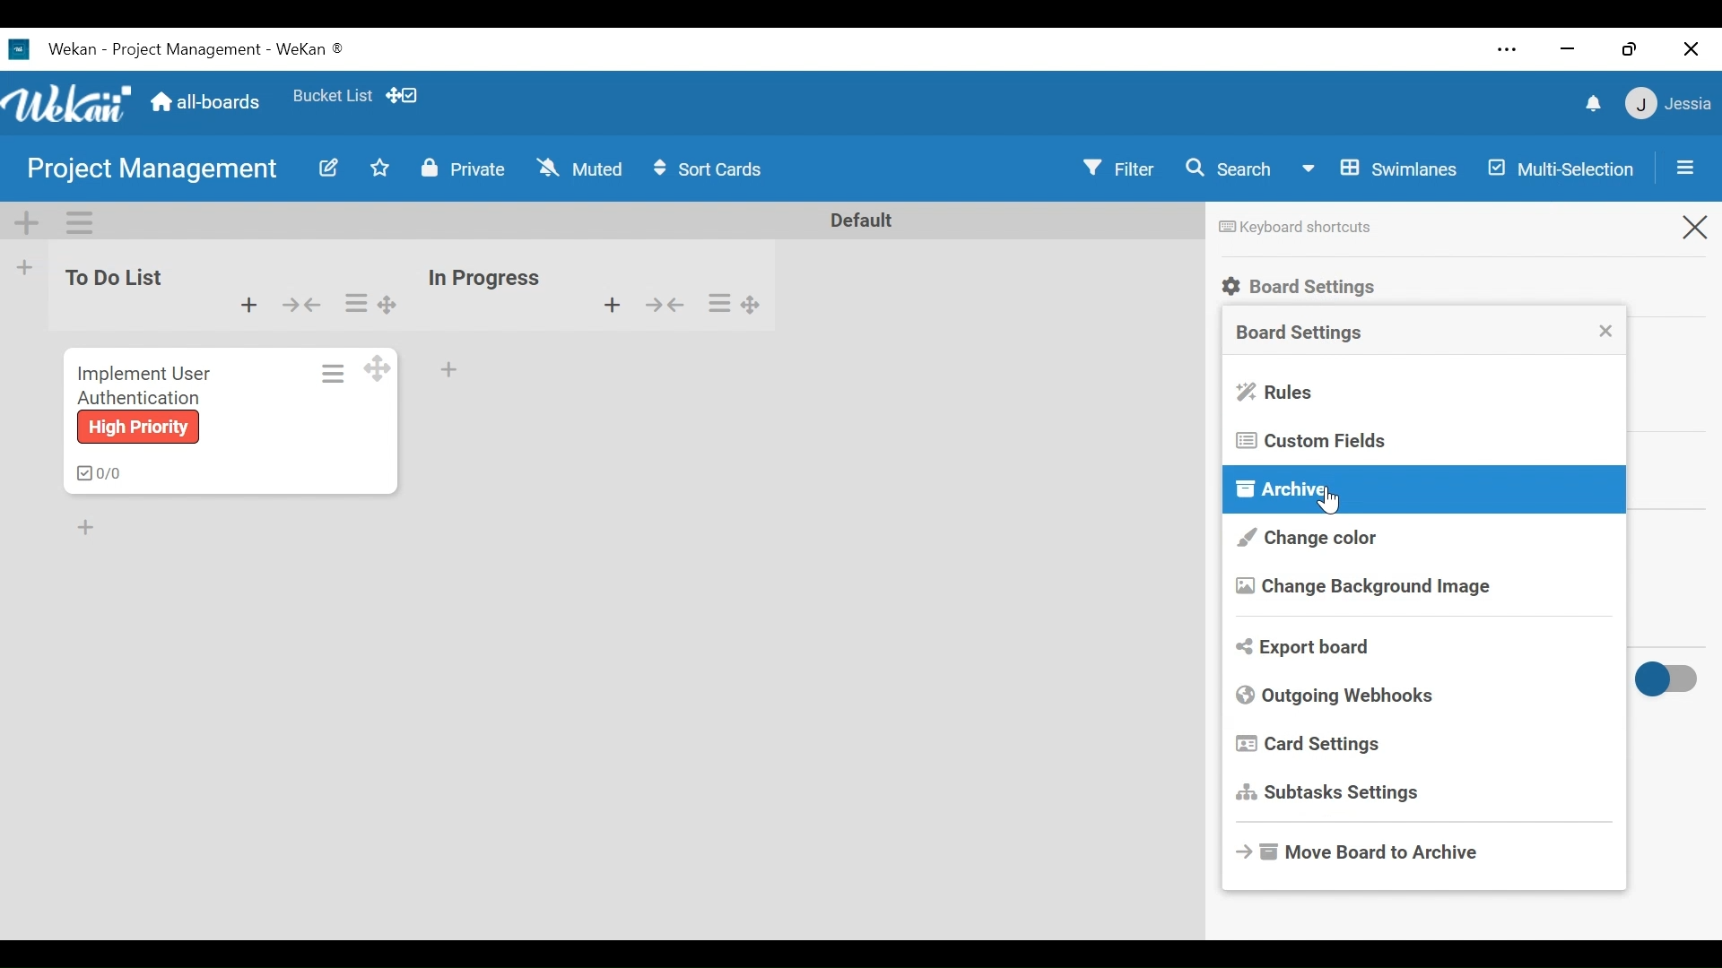 This screenshot has height=968, width=1722. Describe the element at coordinates (461, 167) in the screenshot. I see `Private` at that location.